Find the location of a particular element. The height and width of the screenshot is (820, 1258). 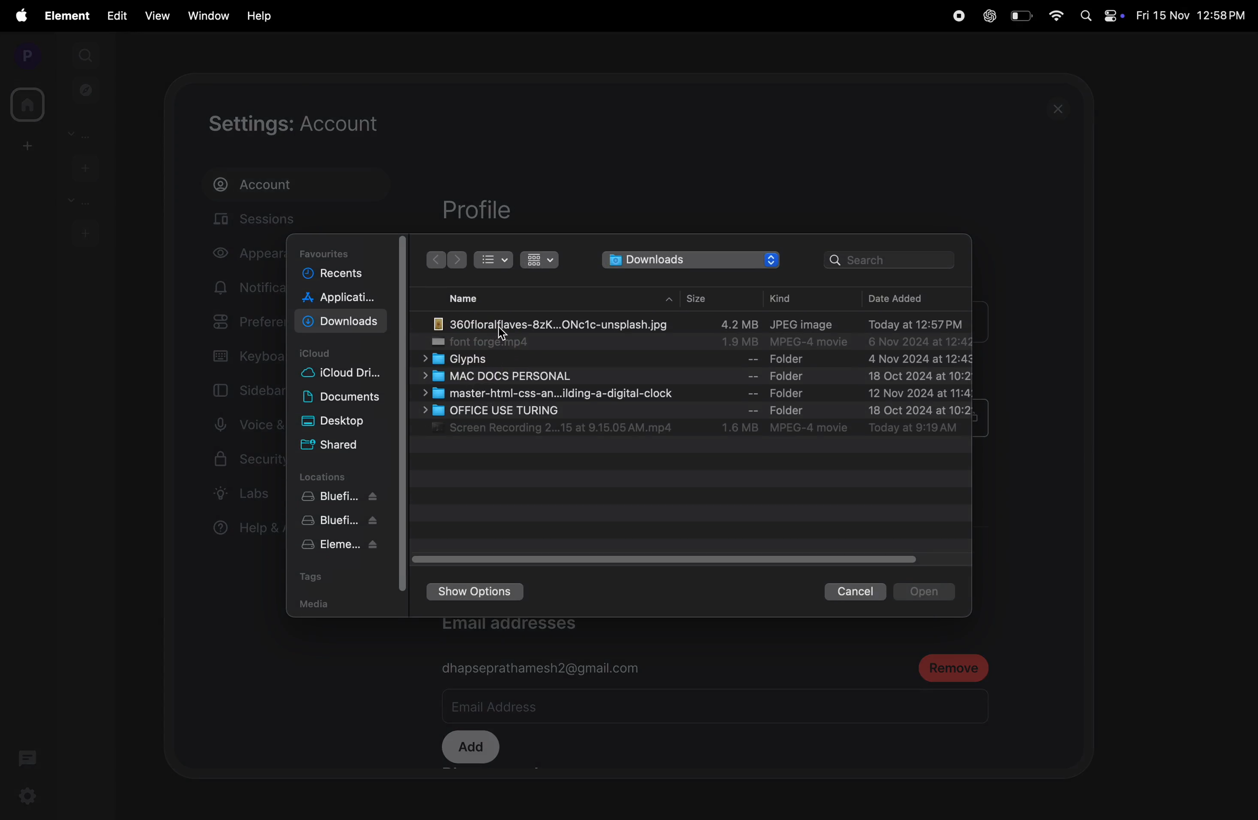

i cloud drive is located at coordinates (346, 374).